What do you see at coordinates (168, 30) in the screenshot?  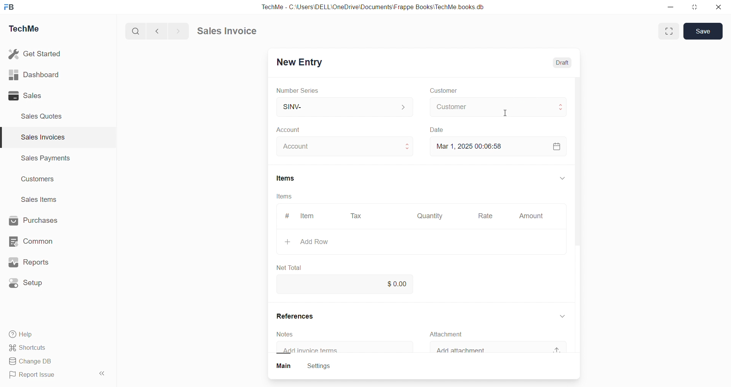 I see `Forward/Backward` at bounding box center [168, 30].